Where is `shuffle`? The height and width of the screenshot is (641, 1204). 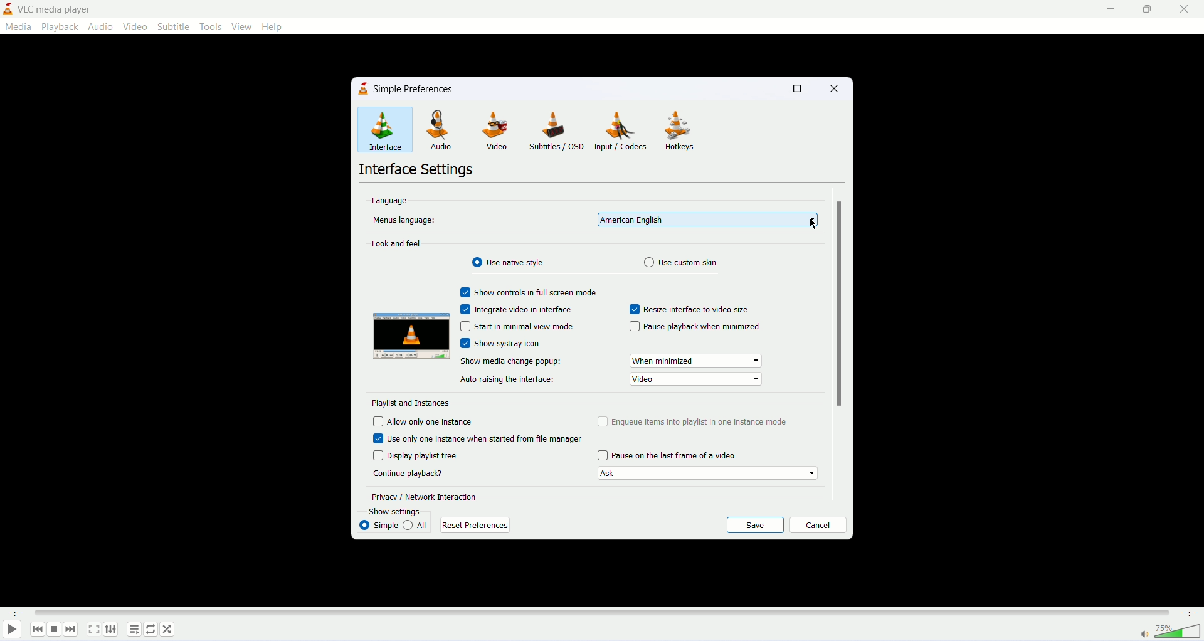
shuffle is located at coordinates (167, 628).